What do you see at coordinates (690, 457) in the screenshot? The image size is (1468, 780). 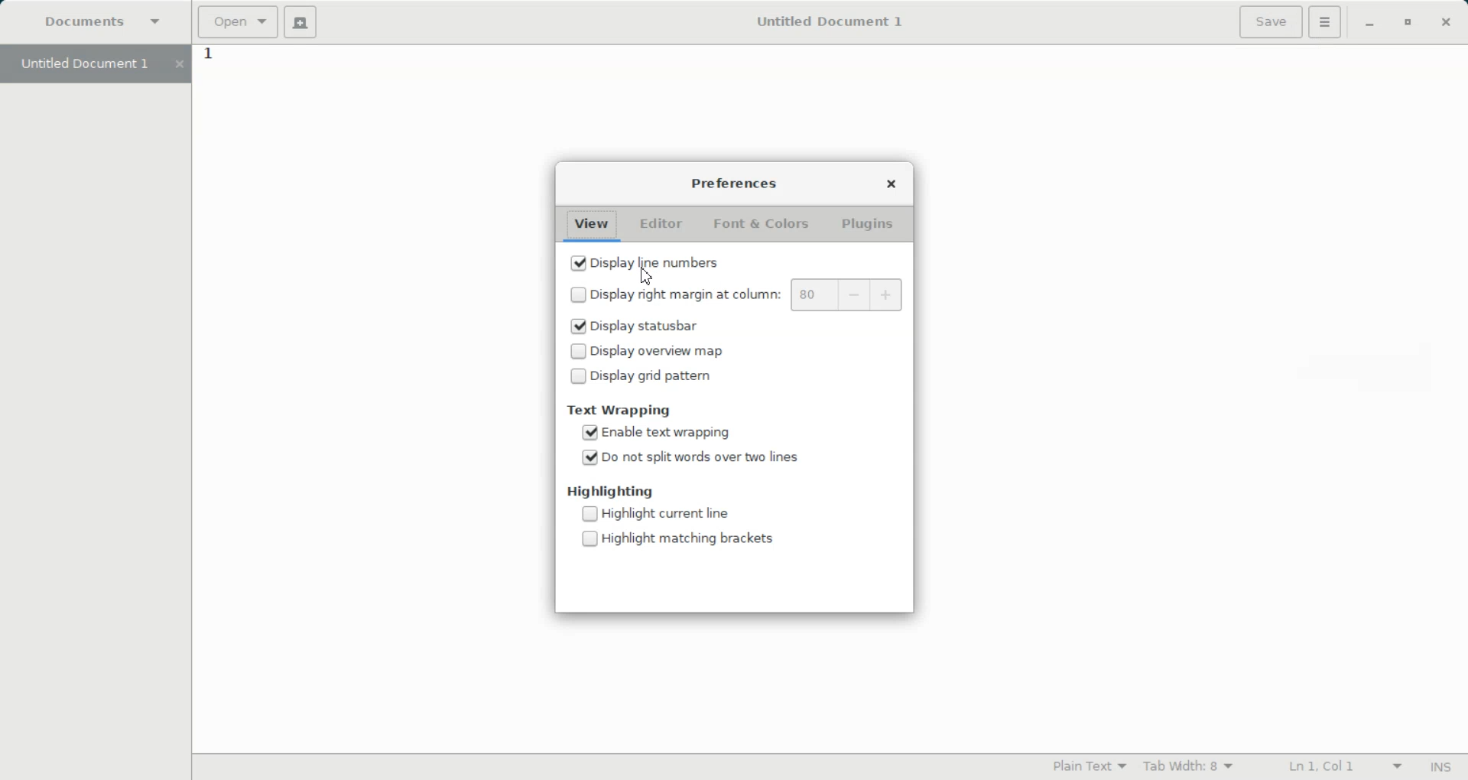 I see `(un)check Enable Do not split words over two lines` at bounding box center [690, 457].